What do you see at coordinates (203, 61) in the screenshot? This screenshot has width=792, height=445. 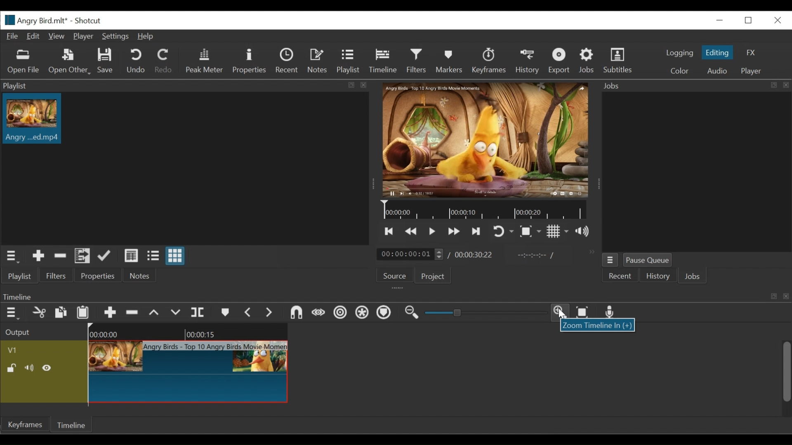 I see `Peak Meter` at bounding box center [203, 61].